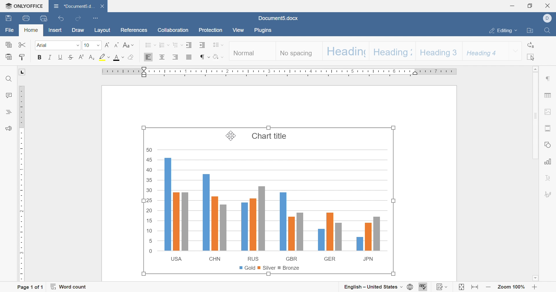  I want to click on restore down, so click(529, 6).